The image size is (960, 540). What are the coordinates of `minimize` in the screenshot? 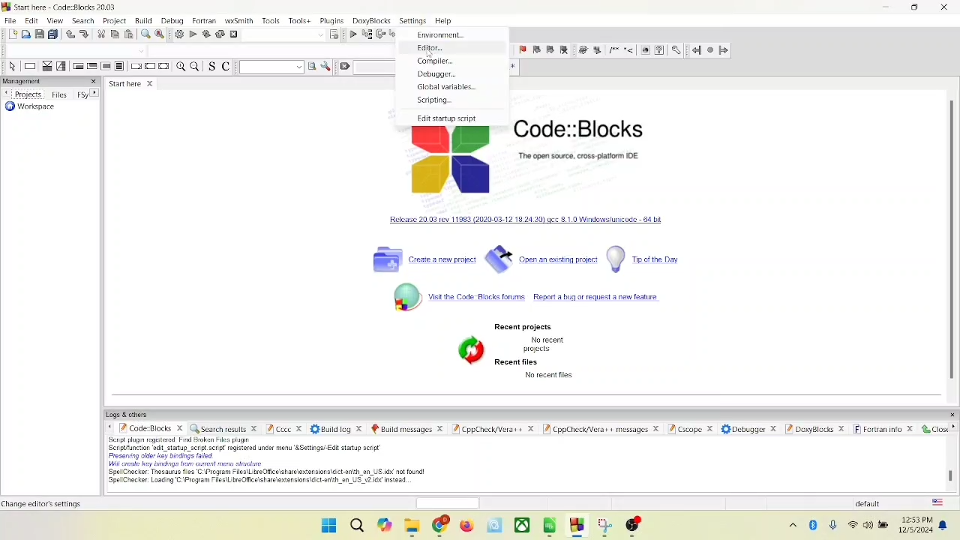 It's located at (888, 7).